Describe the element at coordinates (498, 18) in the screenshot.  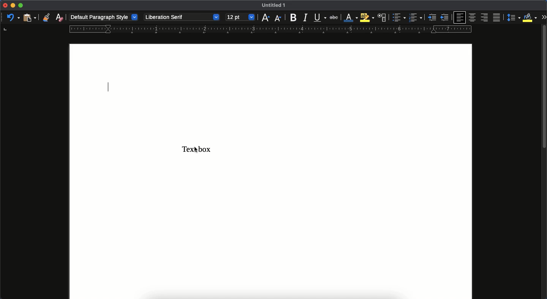
I see `justify` at that location.